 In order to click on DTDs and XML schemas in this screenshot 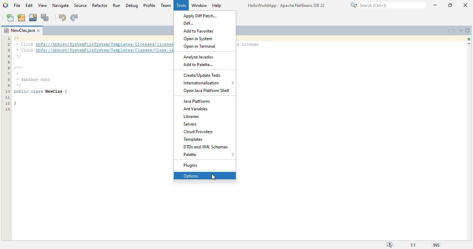, I will do `click(205, 147)`.